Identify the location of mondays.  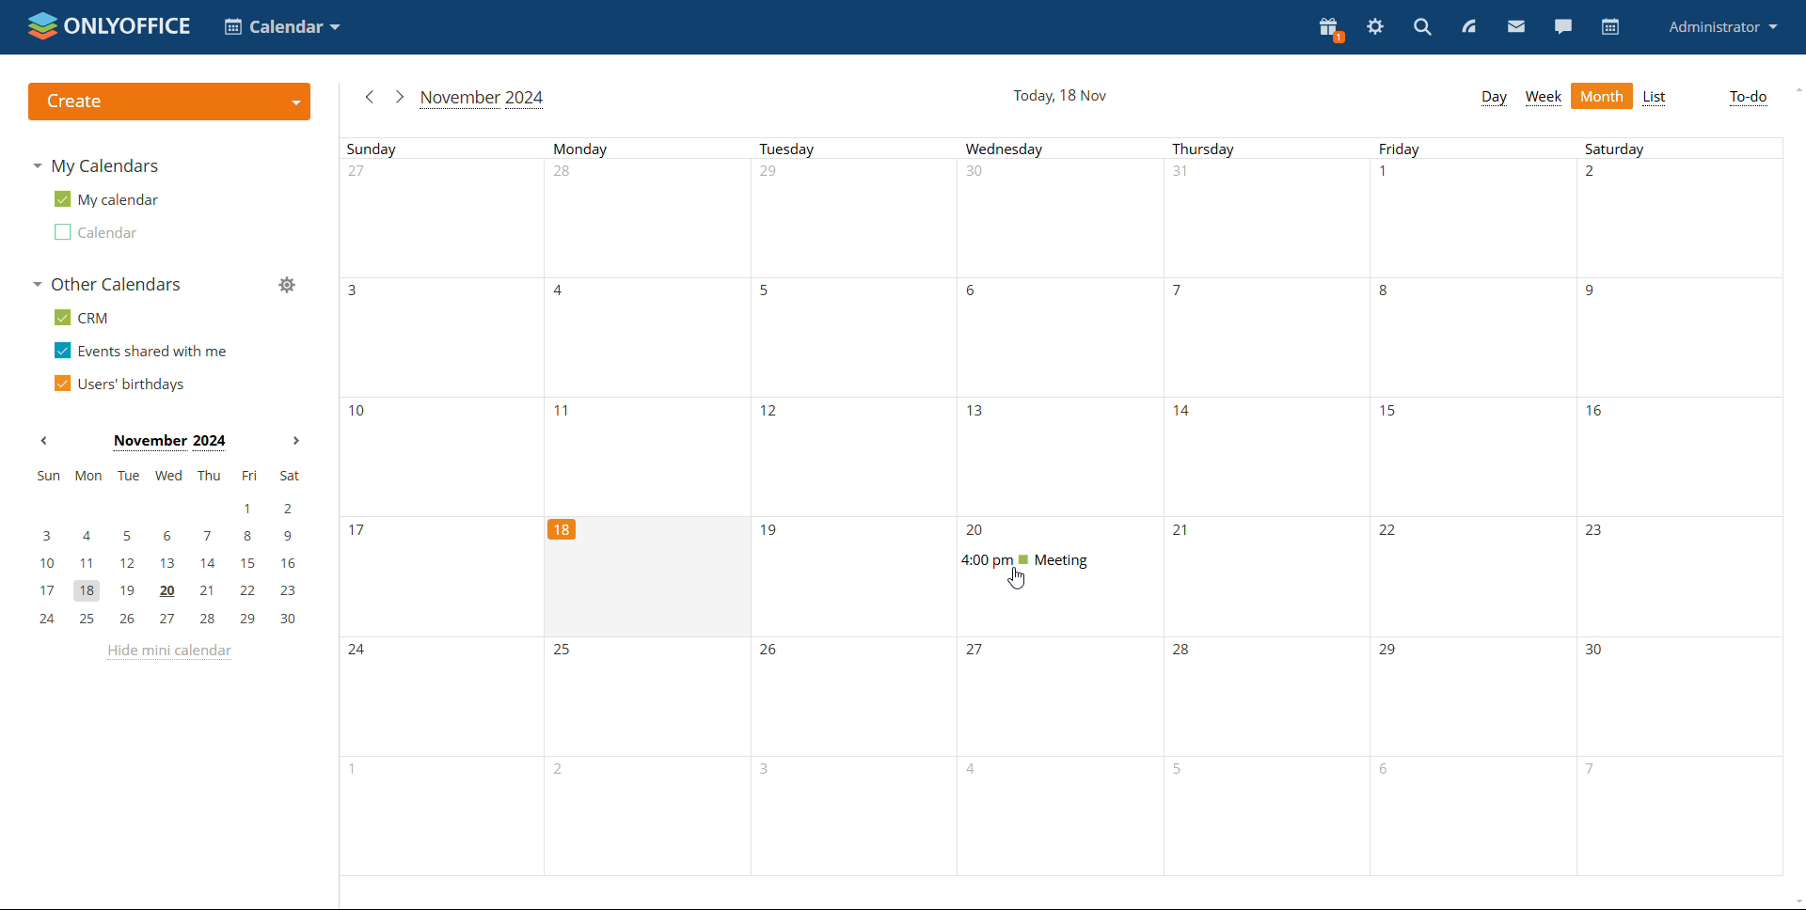
(649, 759).